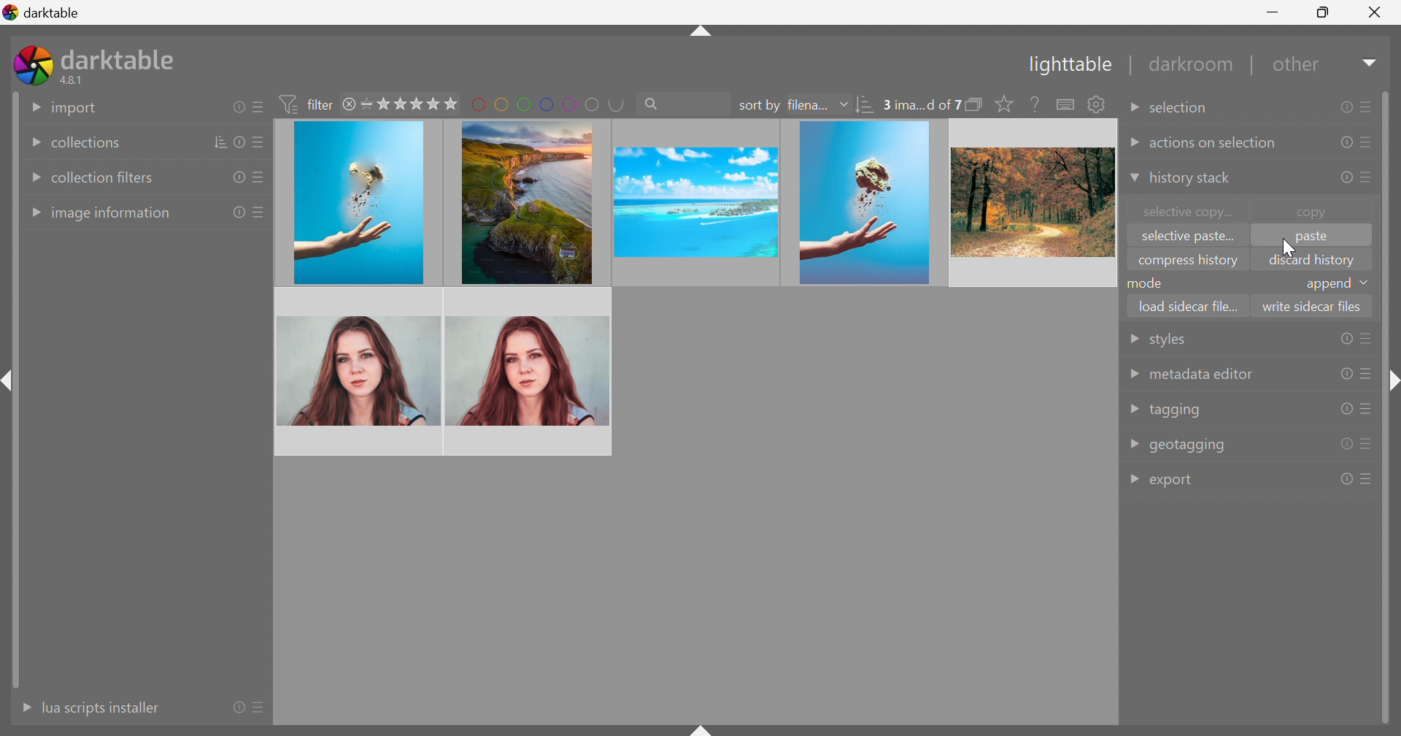 The image size is (1401, 736). Describe the element at coordinates (21, 708) in the screenshot. I see `More` at that location.